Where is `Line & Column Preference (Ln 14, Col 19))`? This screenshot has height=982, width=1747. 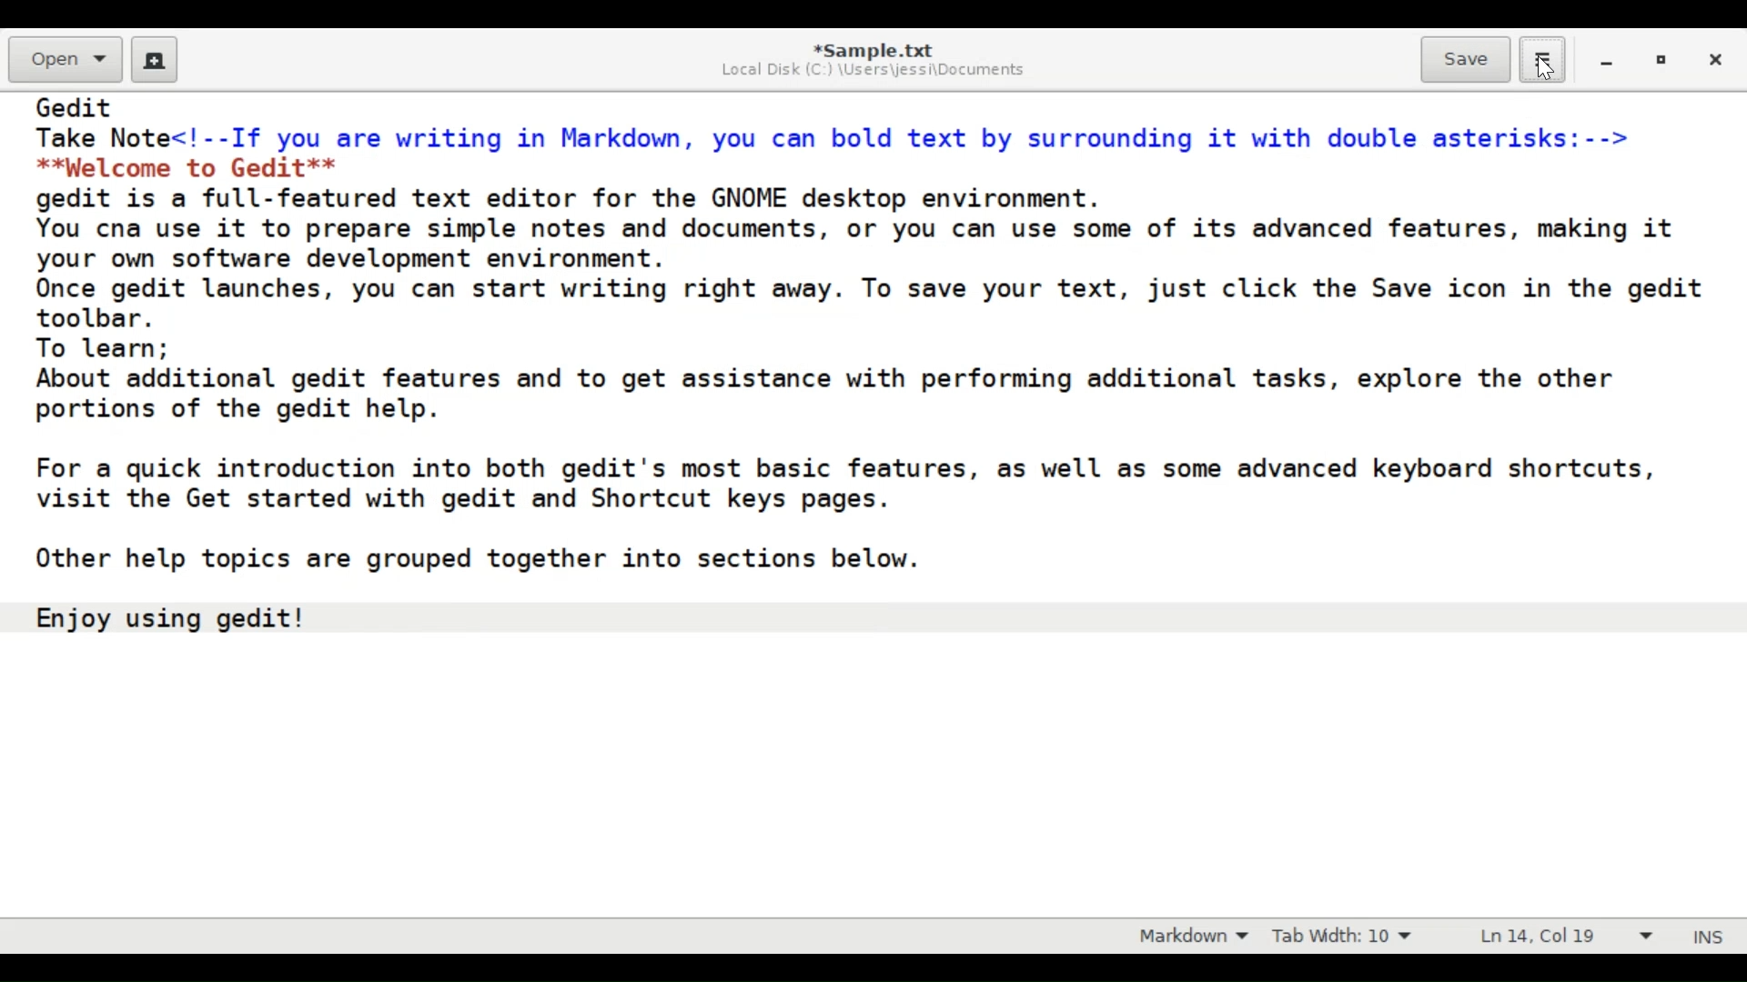
Line & Column Preference (Ln 14, Col 19)) is located at coordinates (1568, 937).